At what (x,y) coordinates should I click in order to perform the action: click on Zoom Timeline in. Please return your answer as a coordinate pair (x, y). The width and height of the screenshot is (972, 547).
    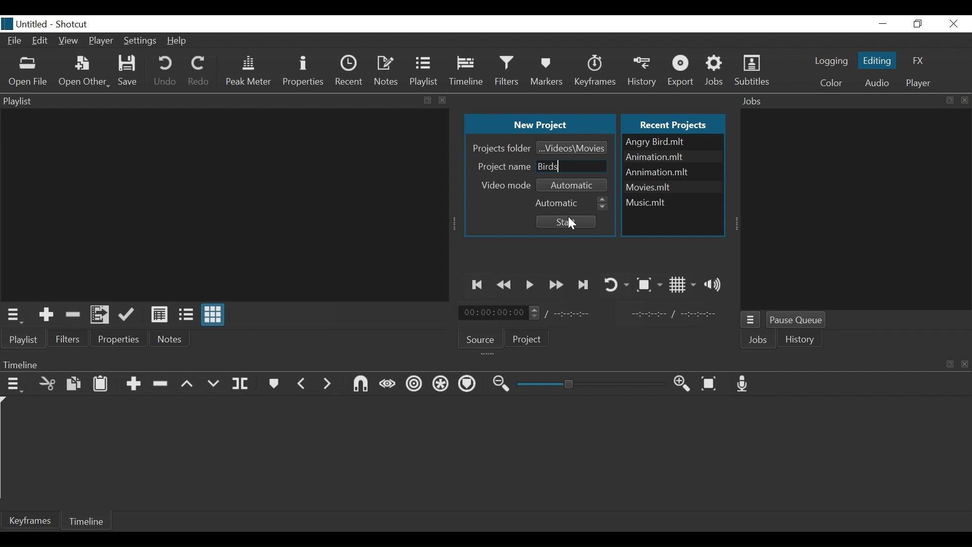
    Looking at the image, I should click on (681, 384).